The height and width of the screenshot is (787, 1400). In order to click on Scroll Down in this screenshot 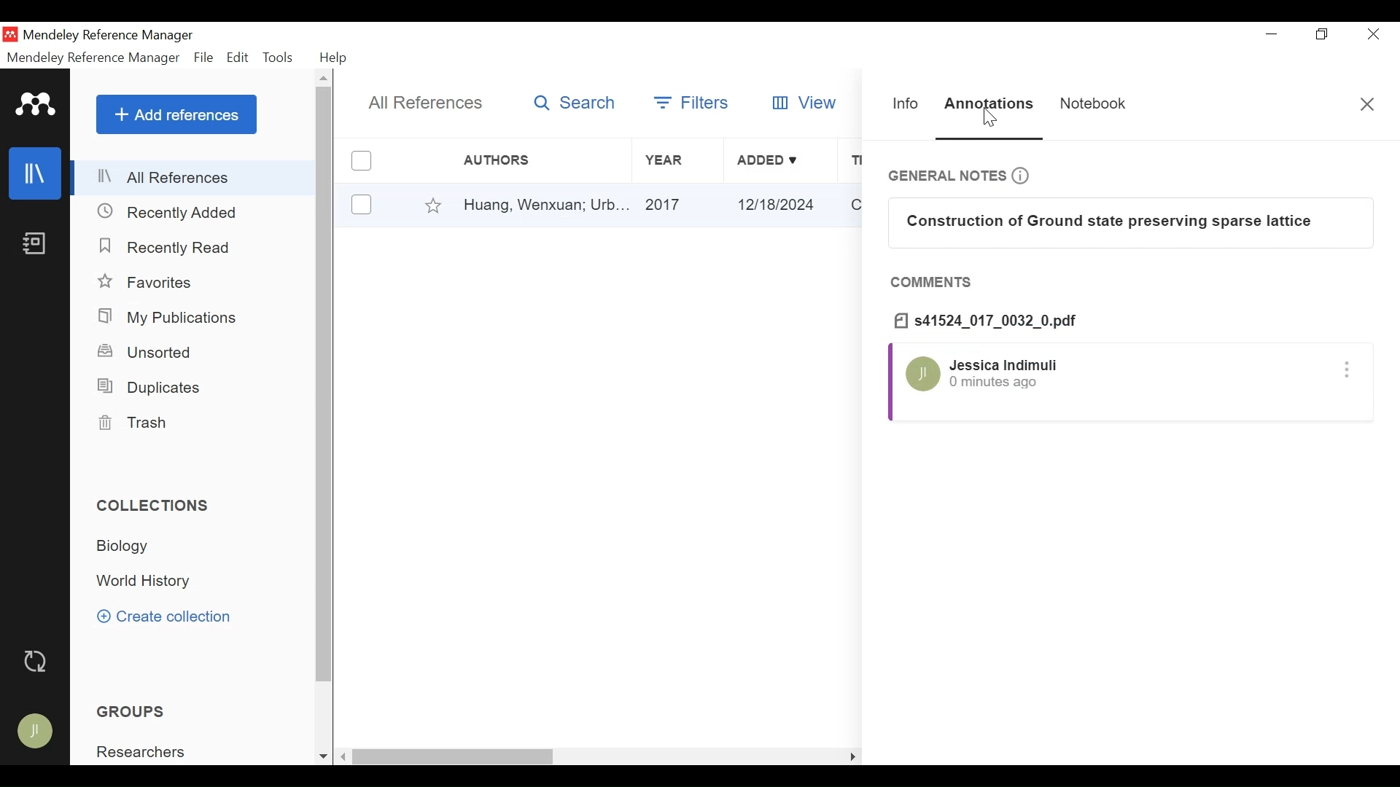, I will do `click(322, 757)`.